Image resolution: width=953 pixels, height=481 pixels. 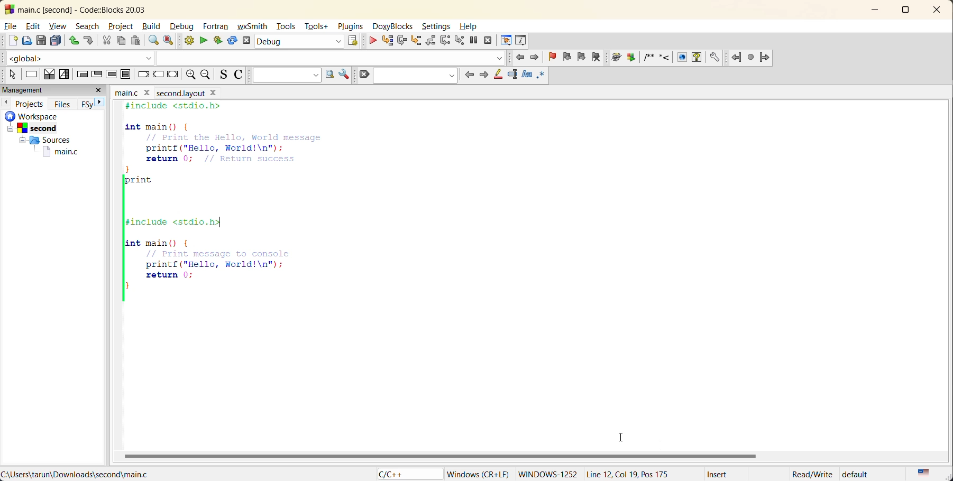 What do you see at coordinates (6, 103) in the screenshot?
I see `previous` at bounding box center [6, 103].